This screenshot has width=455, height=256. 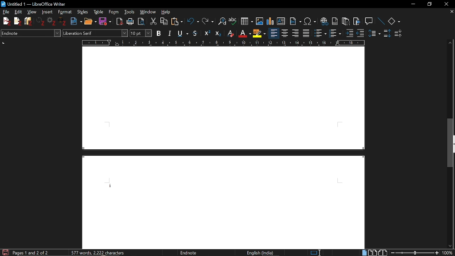 What do you see at coordinates (164, 21) in the screenshot?
I see `Copy` at bounding box center [164, 21].